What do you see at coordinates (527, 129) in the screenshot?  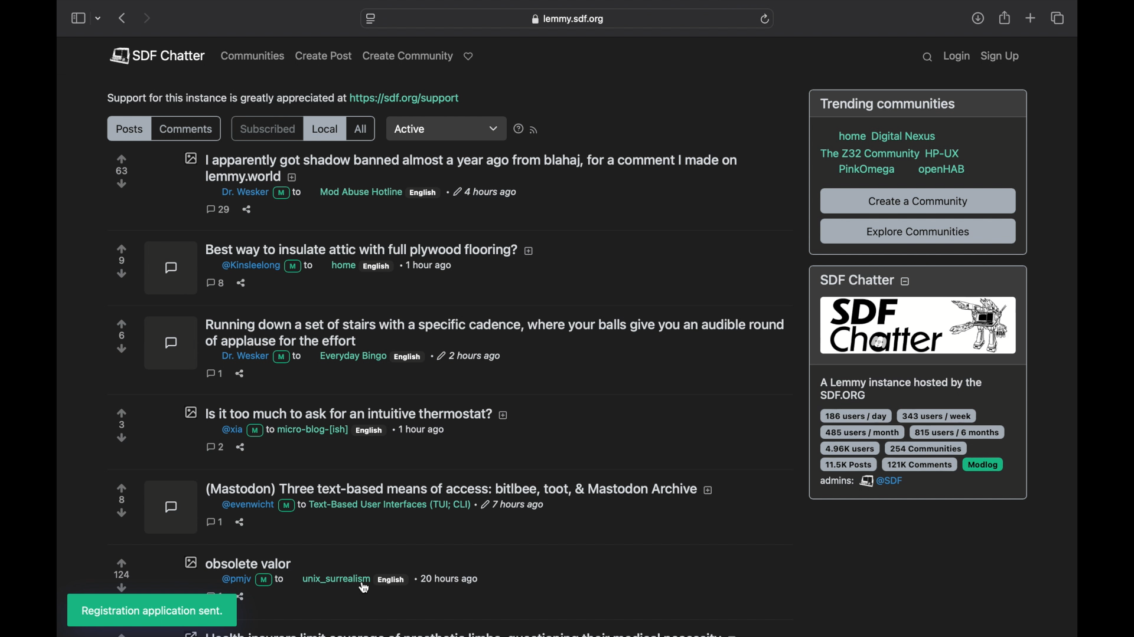 I see `exclamation and question` at bounding box center [527, 129].